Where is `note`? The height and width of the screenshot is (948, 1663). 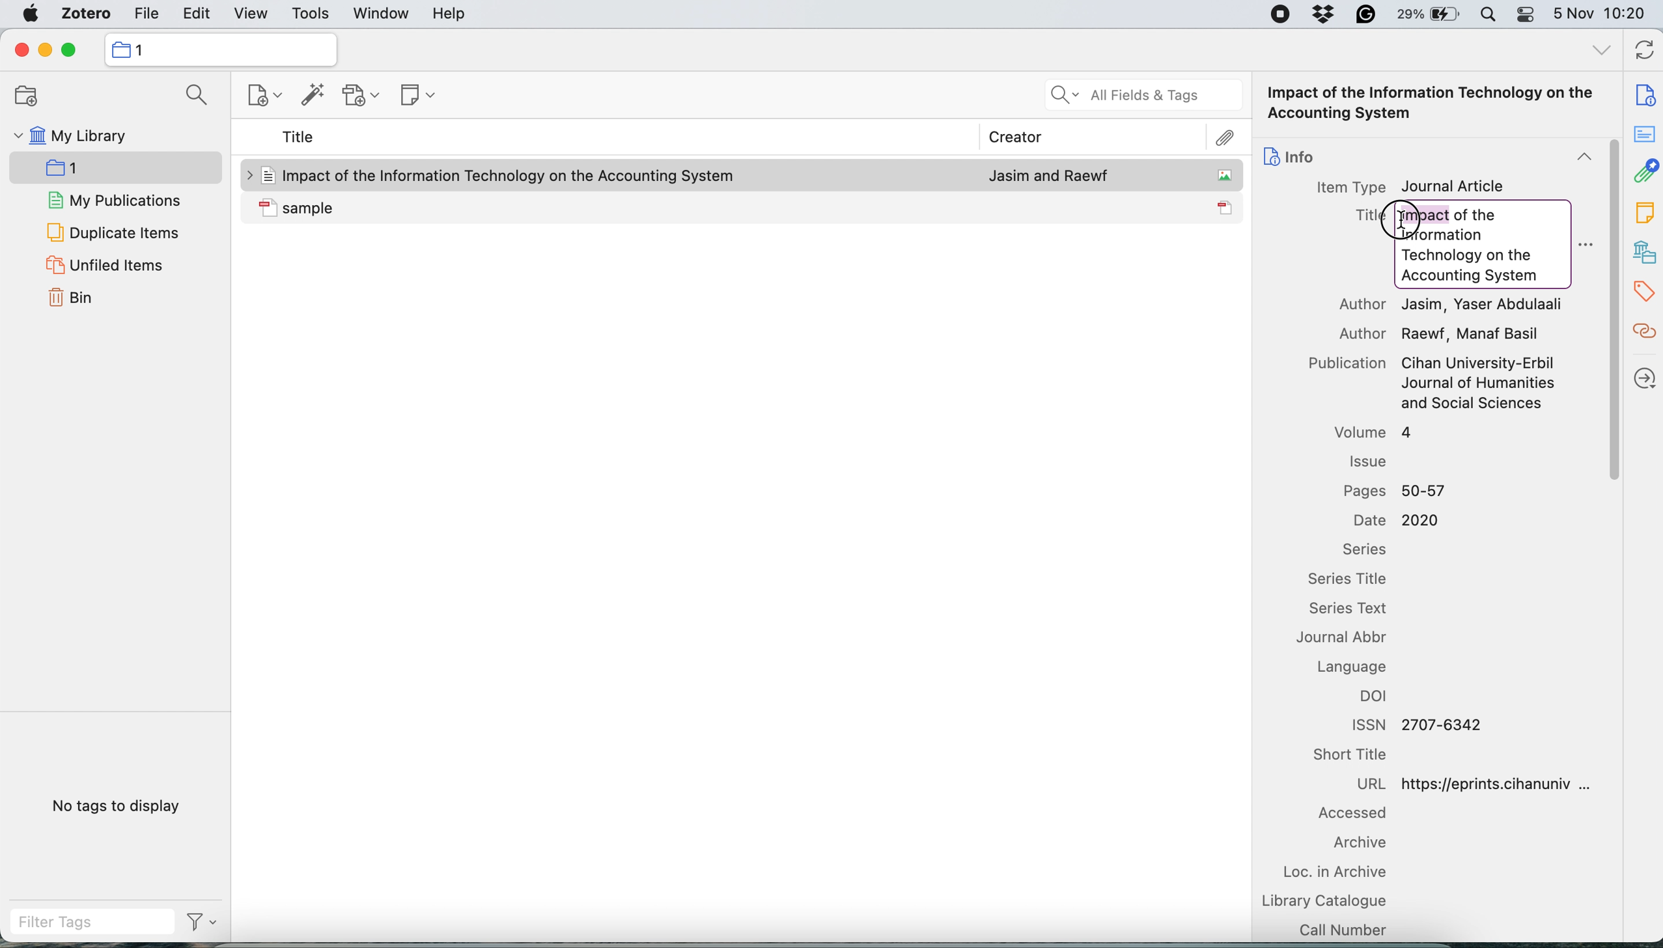 note is located at coordinates (1644, 212).